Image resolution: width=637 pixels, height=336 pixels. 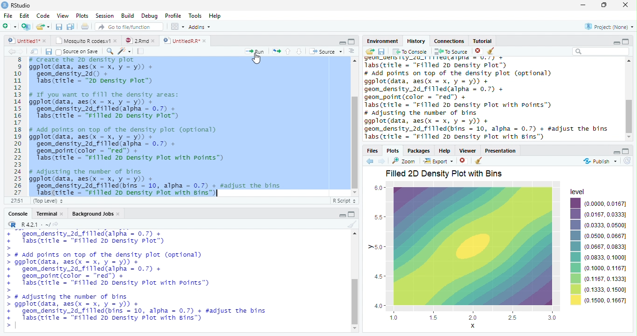 I want to click on Build, so click(x=127, y=15).